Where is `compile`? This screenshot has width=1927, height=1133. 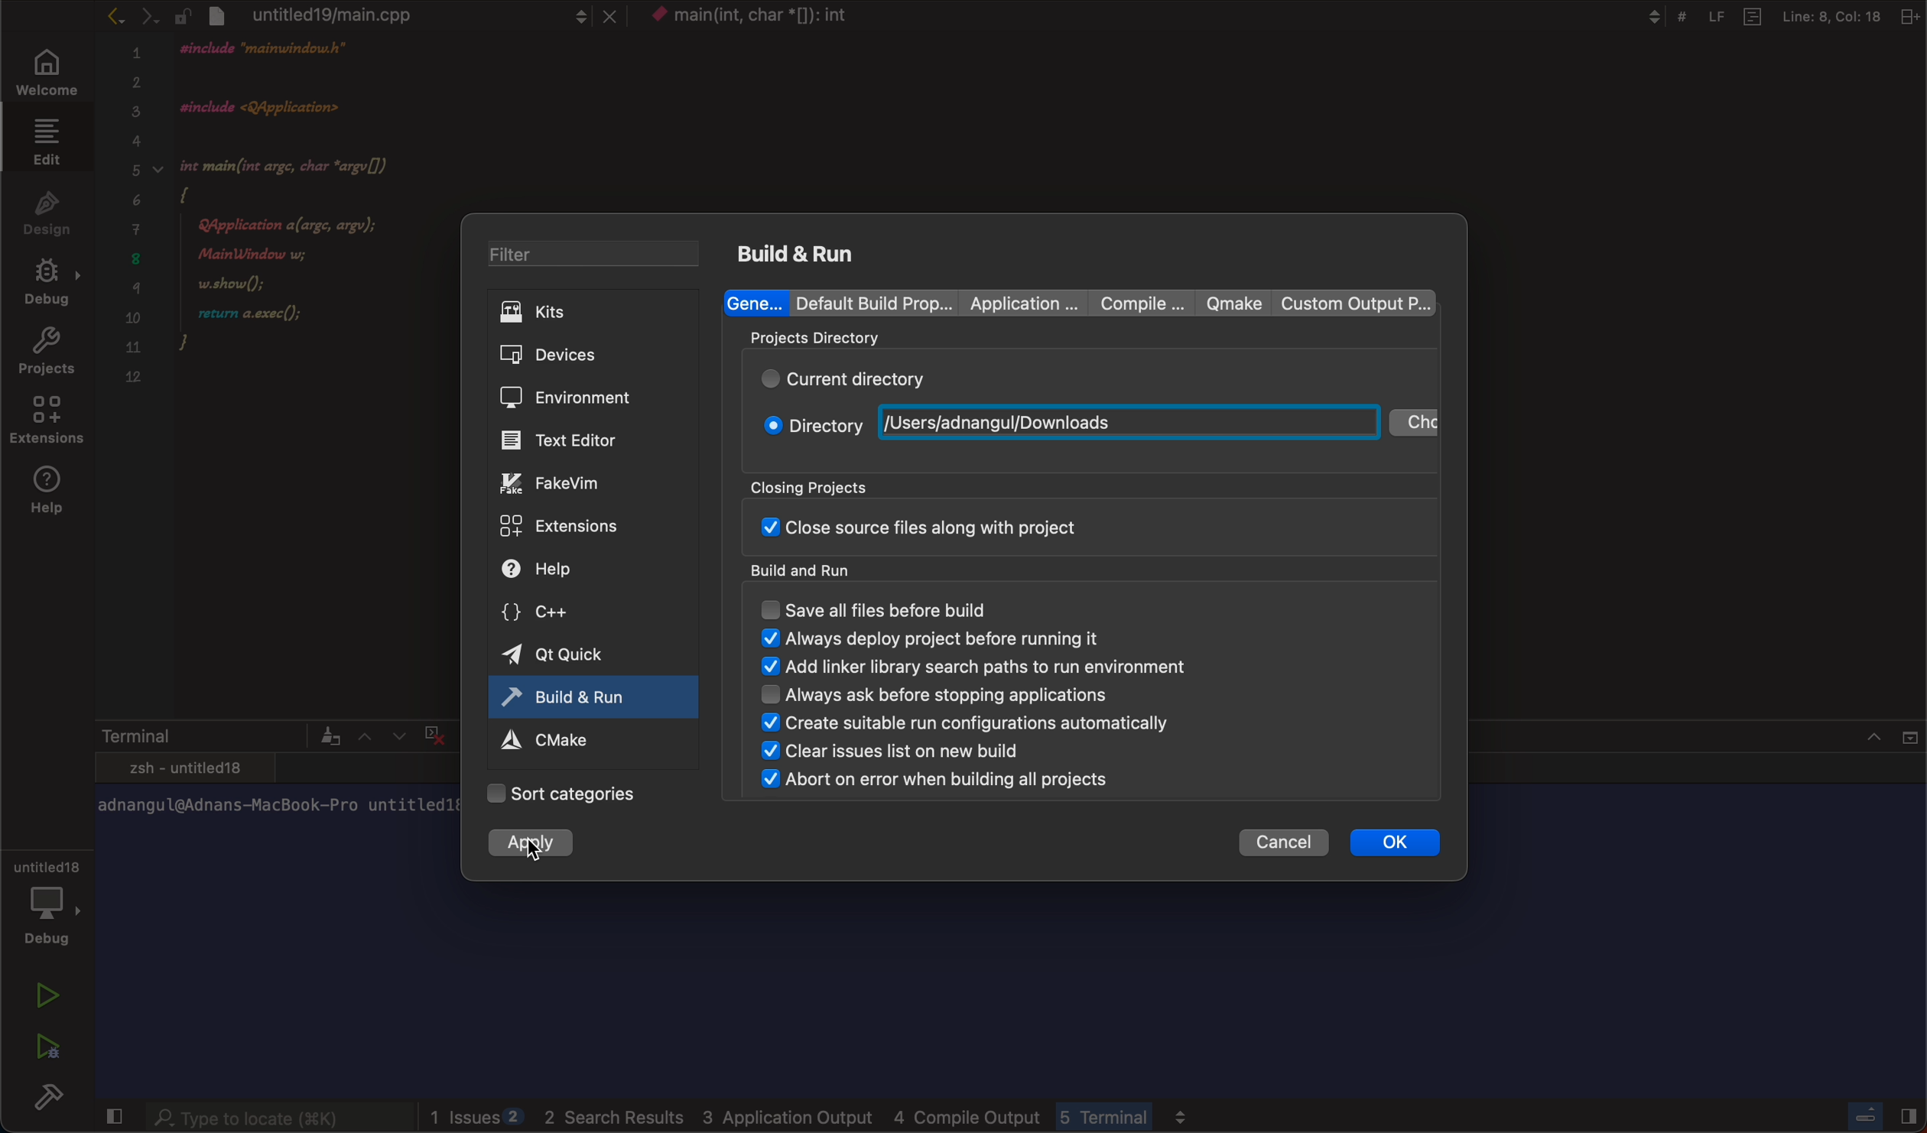 compile is located at coordinates (1139, 303).